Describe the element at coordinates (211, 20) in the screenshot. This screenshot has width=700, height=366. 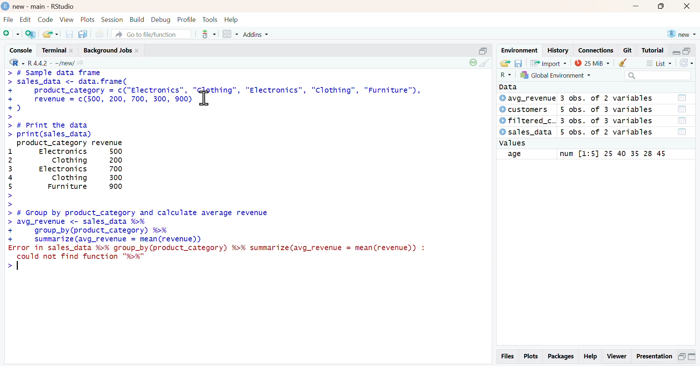
I see `Tools` at that location.